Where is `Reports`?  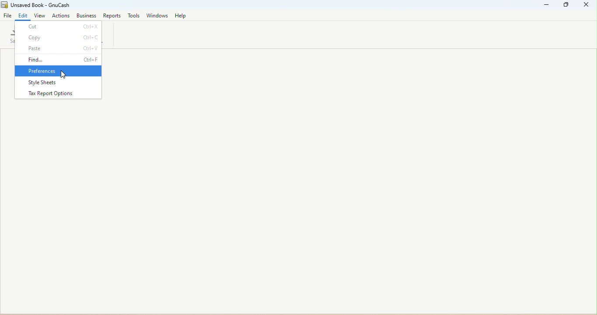 Reports is located at coordinates (112, 16).